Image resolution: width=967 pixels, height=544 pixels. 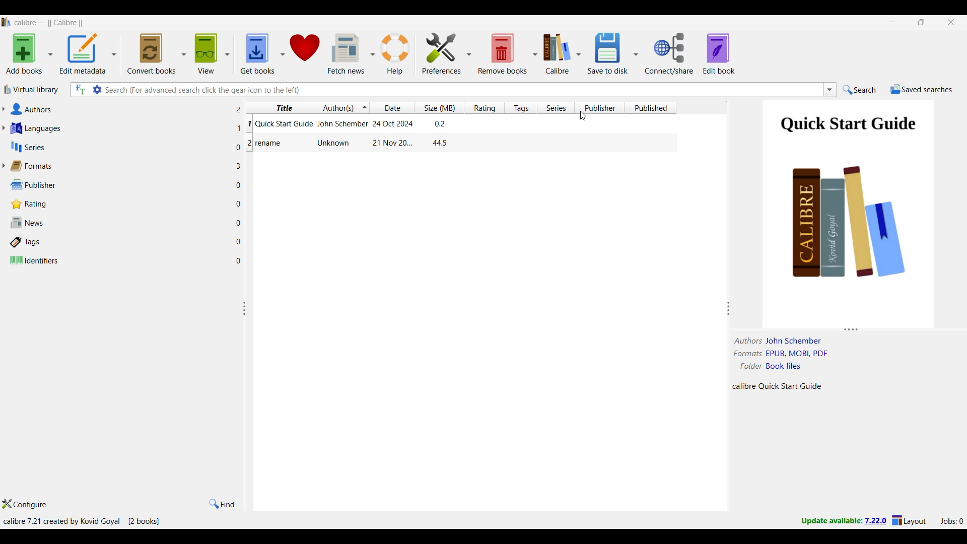 What do you see at coordinates (859, 89) in the screenshot?
I see `Search` at bounding box center [859, 89].